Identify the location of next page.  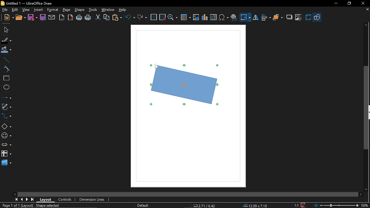
(27, 200).